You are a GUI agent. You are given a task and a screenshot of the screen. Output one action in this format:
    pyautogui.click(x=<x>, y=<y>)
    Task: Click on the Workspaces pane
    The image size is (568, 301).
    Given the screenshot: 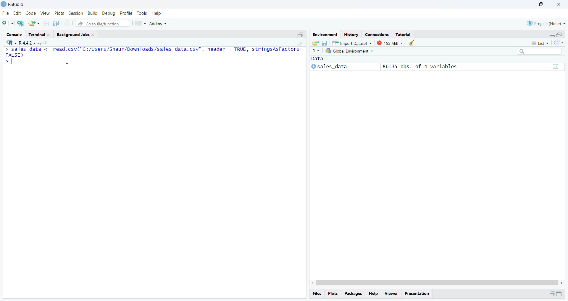 What is the action you would take?
    pyautogui.click(x=141, y=23)
    